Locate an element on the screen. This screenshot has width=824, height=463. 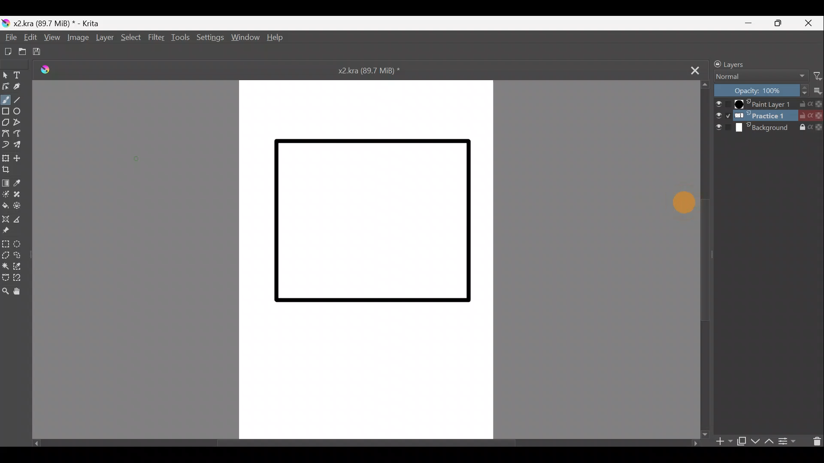
Polygonal selection tool is located at coordinates (6, 255).